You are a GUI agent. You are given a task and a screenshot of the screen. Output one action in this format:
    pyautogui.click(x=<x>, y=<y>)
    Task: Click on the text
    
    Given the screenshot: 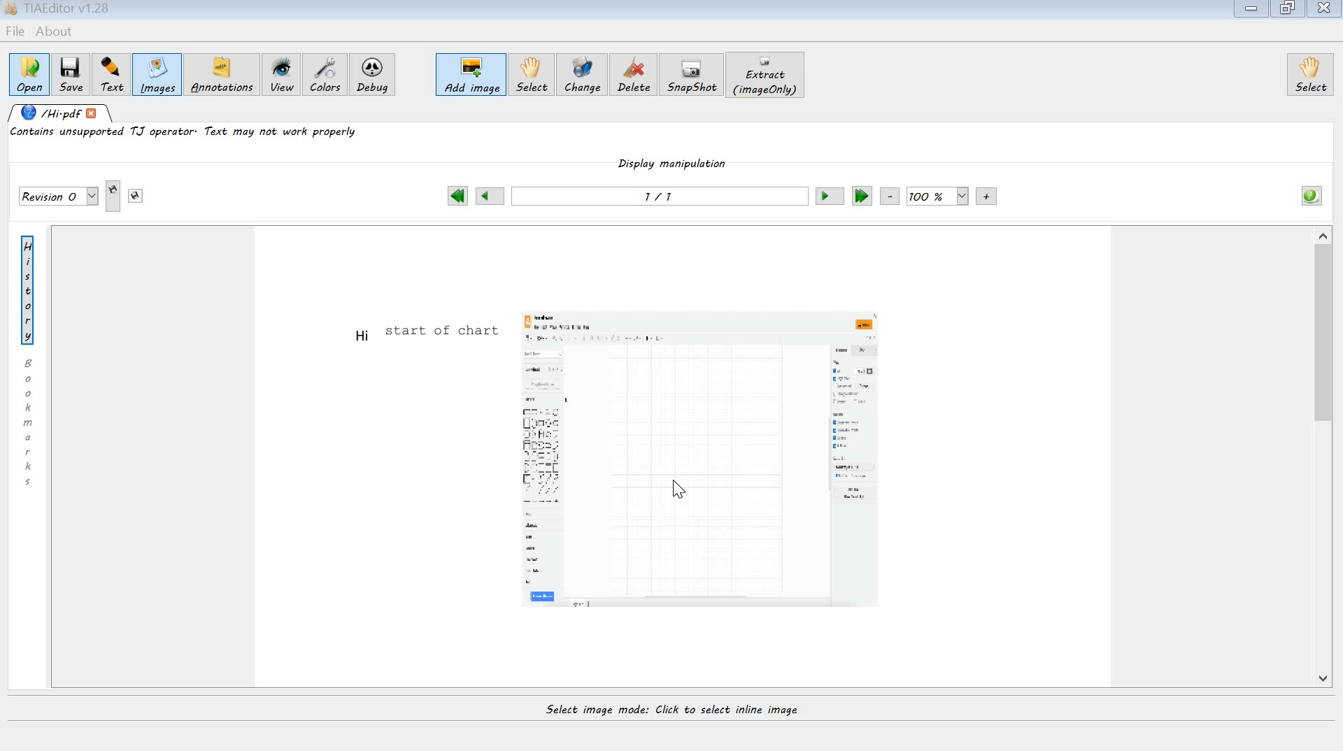 What is the action you would take?
    pyautogui.click(x=108, y=73)
    